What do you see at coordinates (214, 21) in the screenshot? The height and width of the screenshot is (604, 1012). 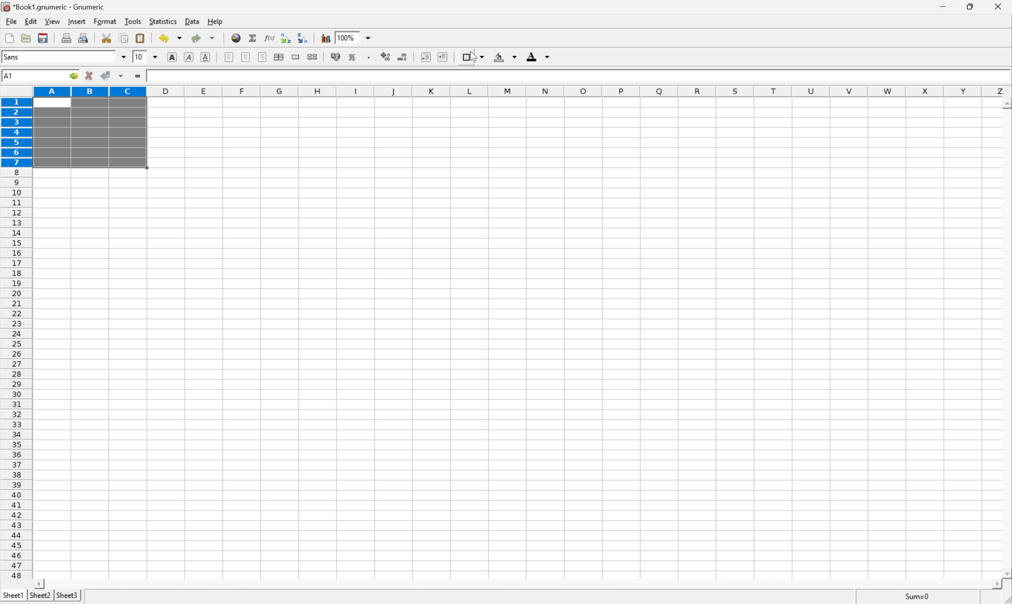 I see `help` at bounding box center [214, 21].